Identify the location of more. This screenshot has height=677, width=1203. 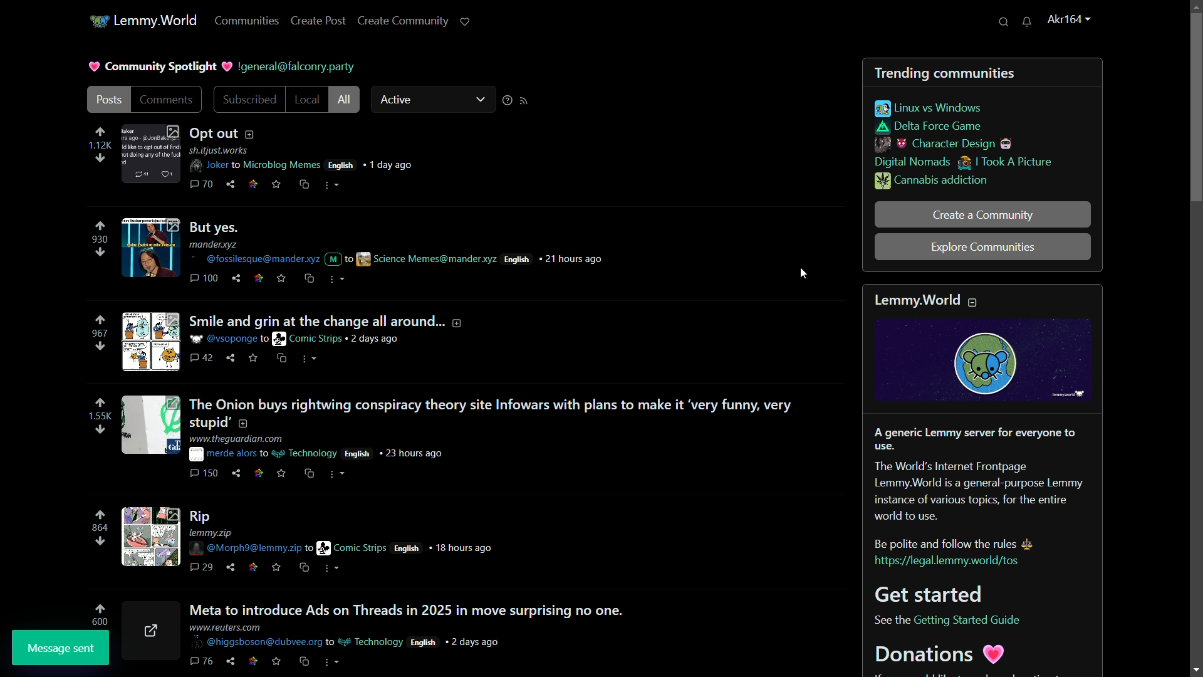
(333, 182).